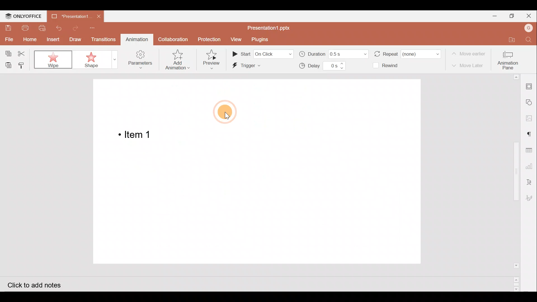 This screenshot has width=537, height=302. Describe the element at coordinates (137, 135) in the screenshot. I see `Bulleted Item 1 on the presentation slide` at that location.